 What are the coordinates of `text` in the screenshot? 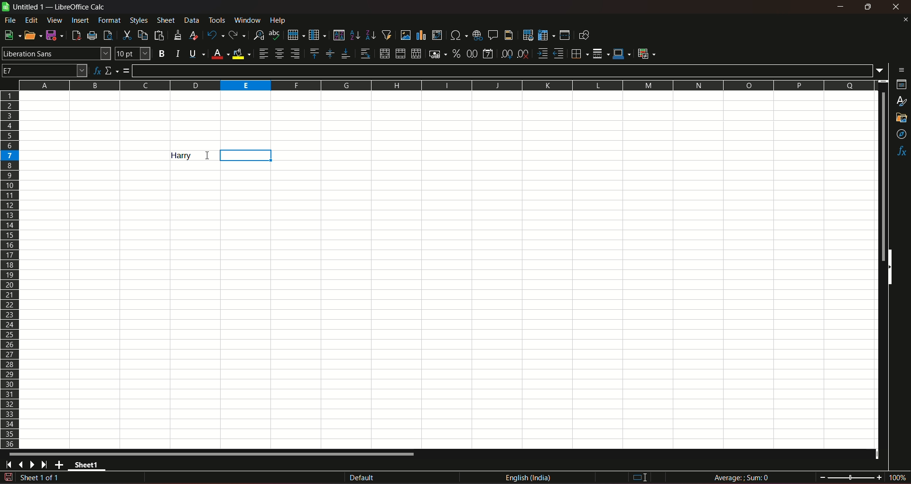 It's located at (180, 155).